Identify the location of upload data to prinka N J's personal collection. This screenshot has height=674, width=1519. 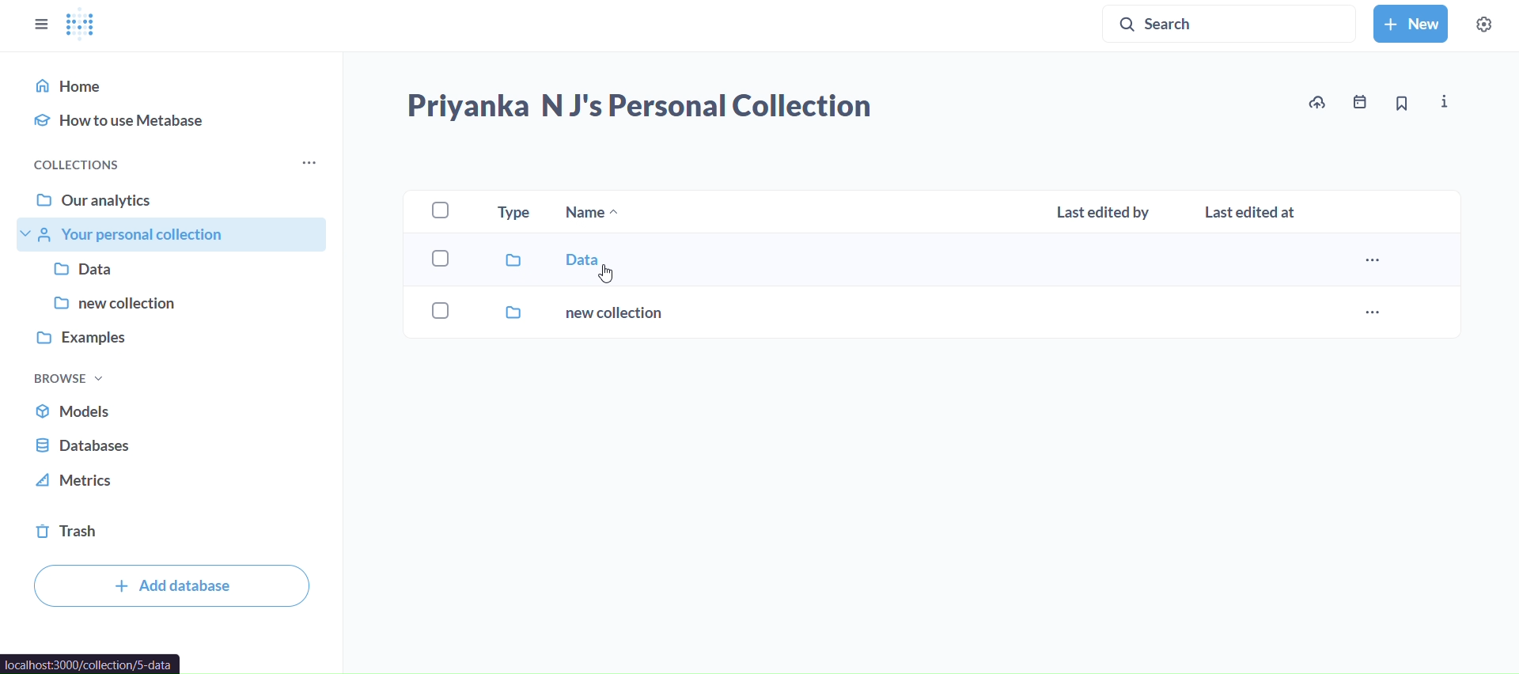
(1317, 103).